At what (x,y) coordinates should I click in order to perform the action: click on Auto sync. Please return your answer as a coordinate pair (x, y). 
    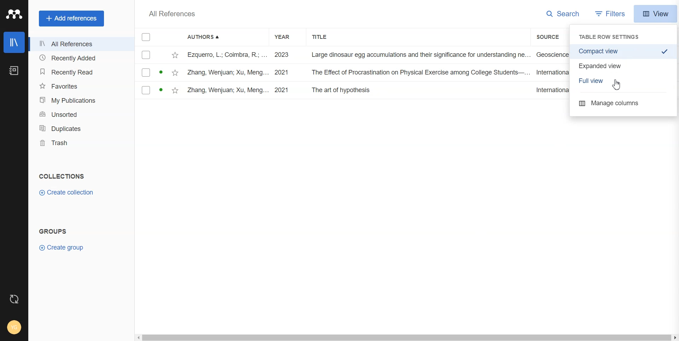
    Looking at the image, I should click on (13, 299).